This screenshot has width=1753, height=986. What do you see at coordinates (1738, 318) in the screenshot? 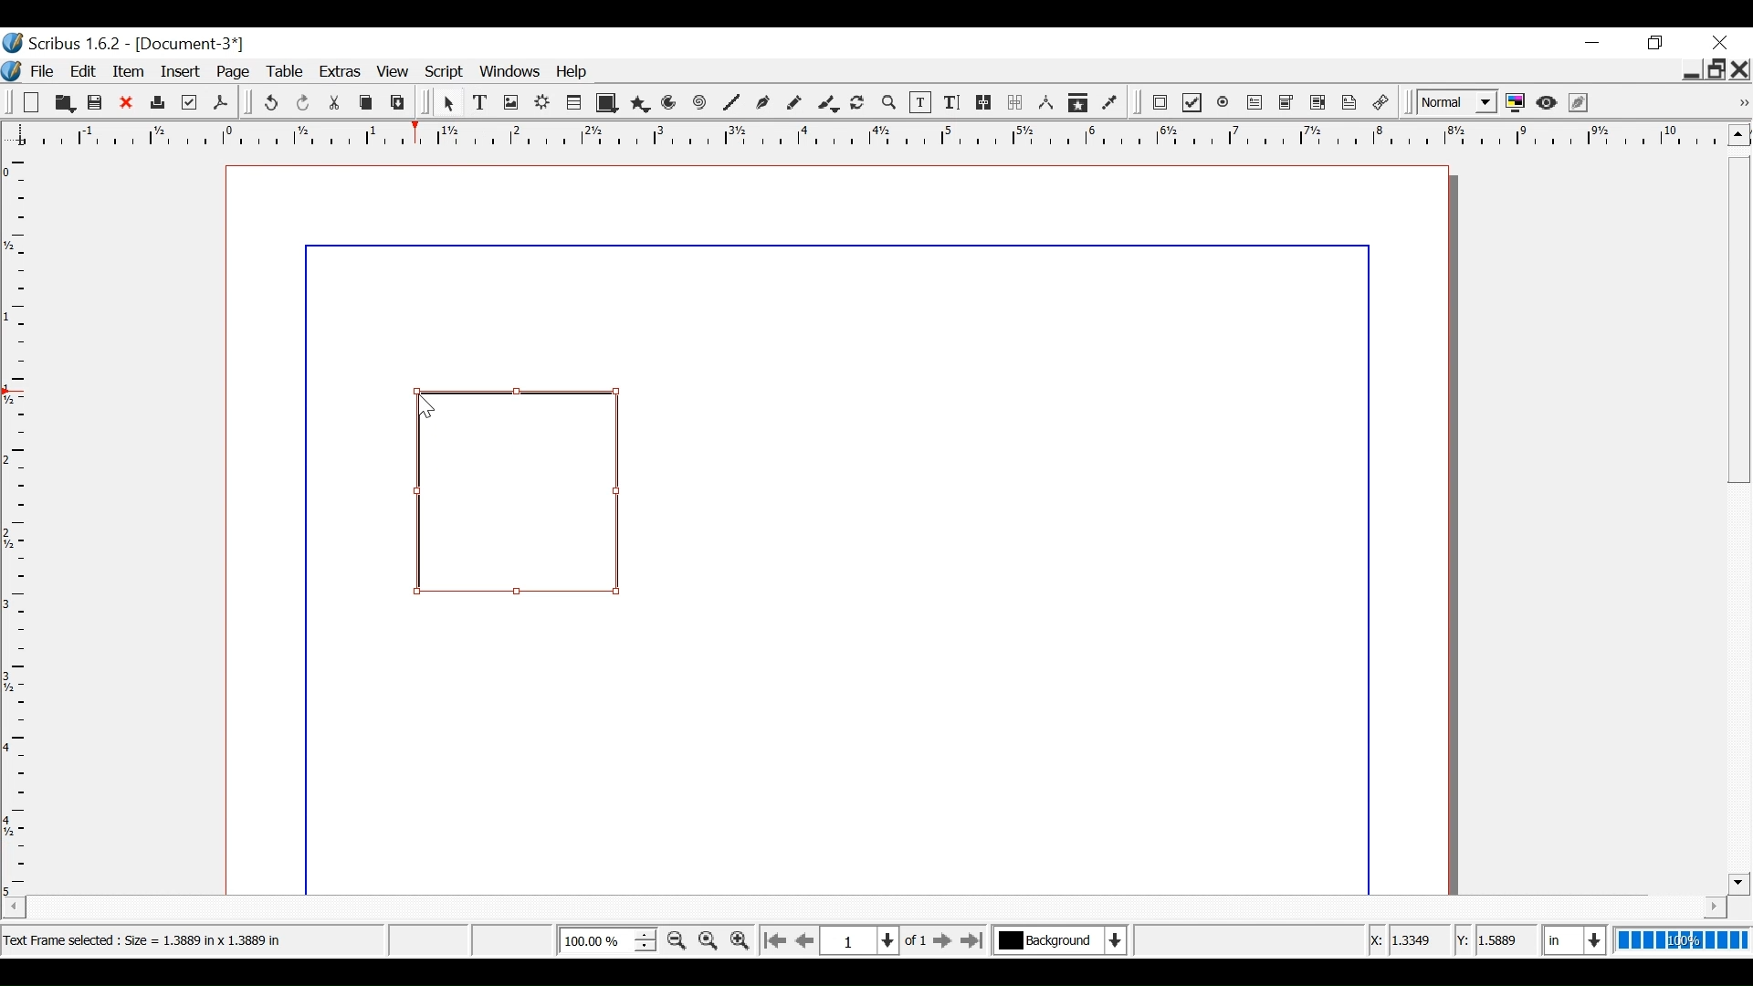
I see `Vertical Scroll bar` at bounding box center [1738, 318].